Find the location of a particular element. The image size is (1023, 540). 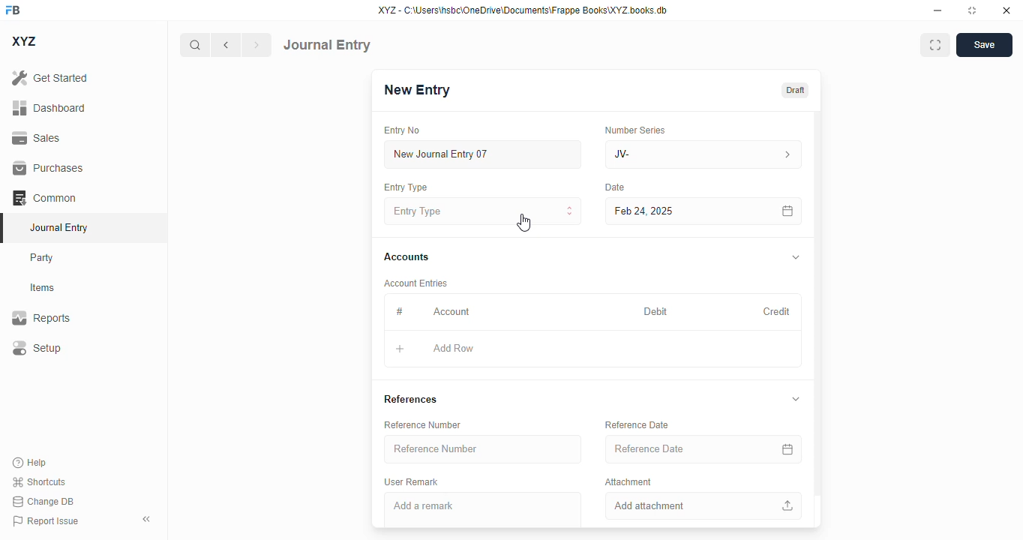

# is located at coordinates (398, 311).